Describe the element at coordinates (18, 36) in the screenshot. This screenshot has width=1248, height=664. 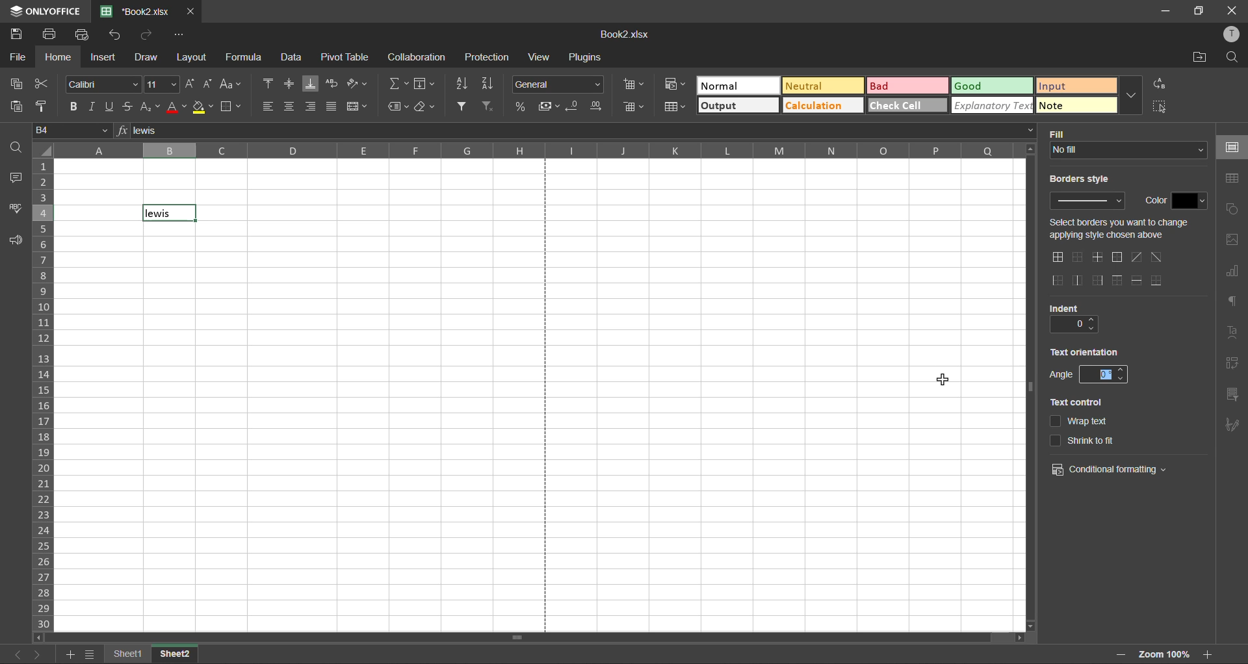
I see `save` at that location.